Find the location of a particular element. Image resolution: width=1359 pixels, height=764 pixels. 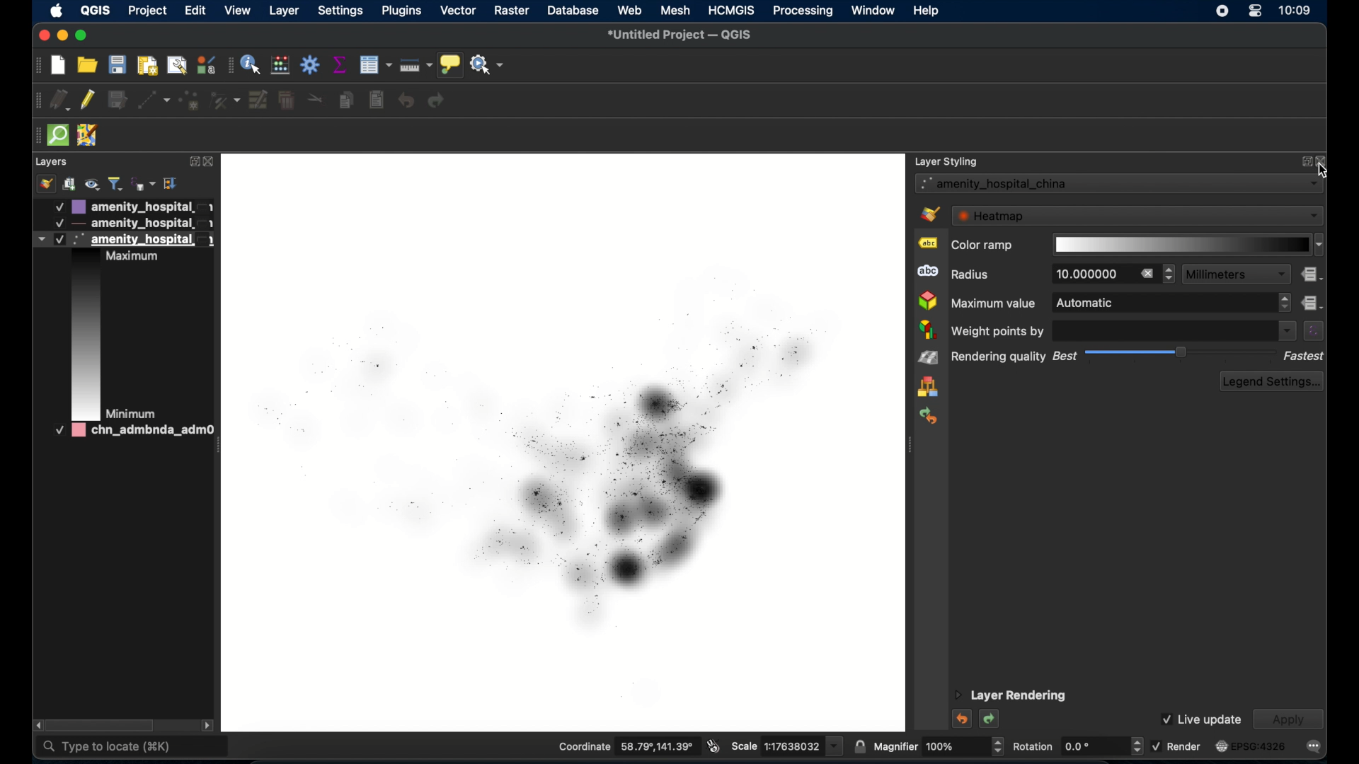

toolbox is located at coordinates (311, 64).